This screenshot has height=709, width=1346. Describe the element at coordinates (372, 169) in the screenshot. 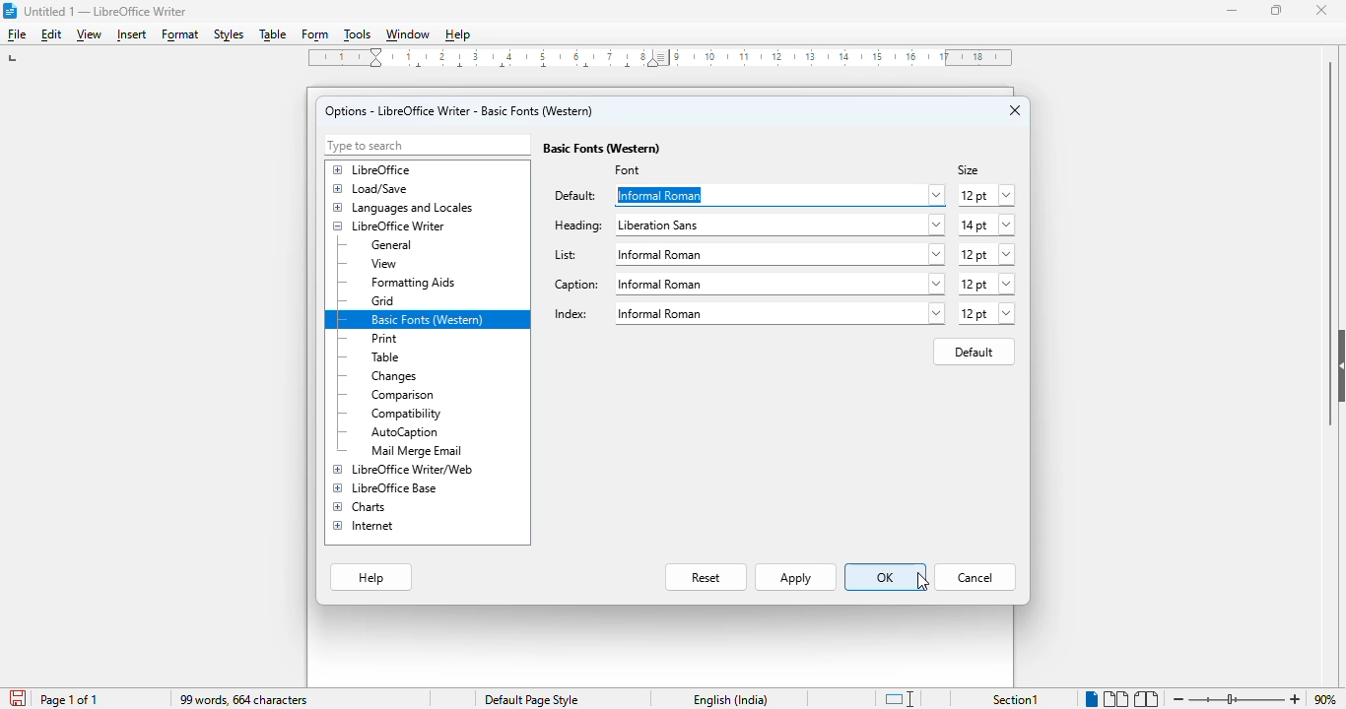

I see `libreOffice` at that location.